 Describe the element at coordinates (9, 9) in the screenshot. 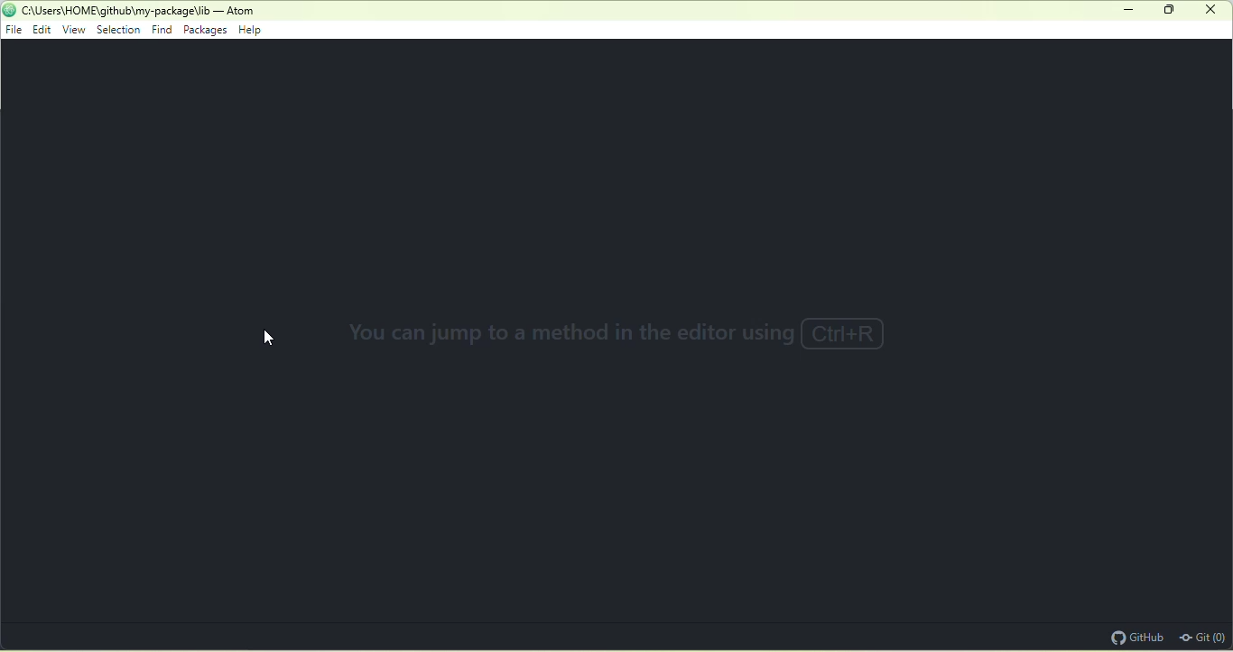

I see `icon` at that location.